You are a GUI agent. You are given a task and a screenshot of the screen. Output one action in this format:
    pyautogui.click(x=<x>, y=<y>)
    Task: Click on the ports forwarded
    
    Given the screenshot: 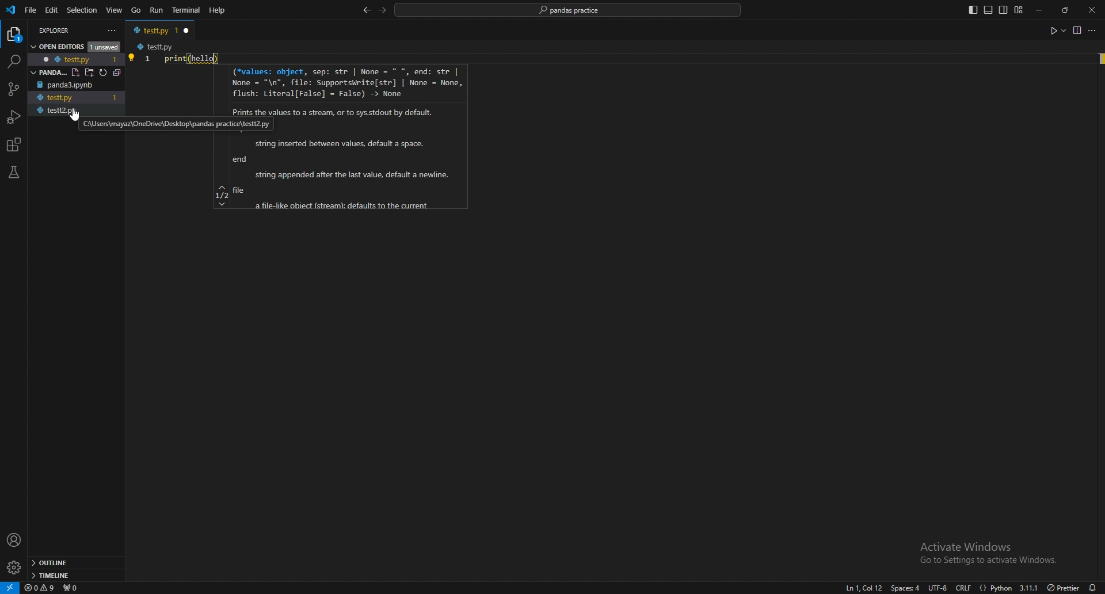 What is the action you would take?
    pyautogui.click(x=70, y=587)
    